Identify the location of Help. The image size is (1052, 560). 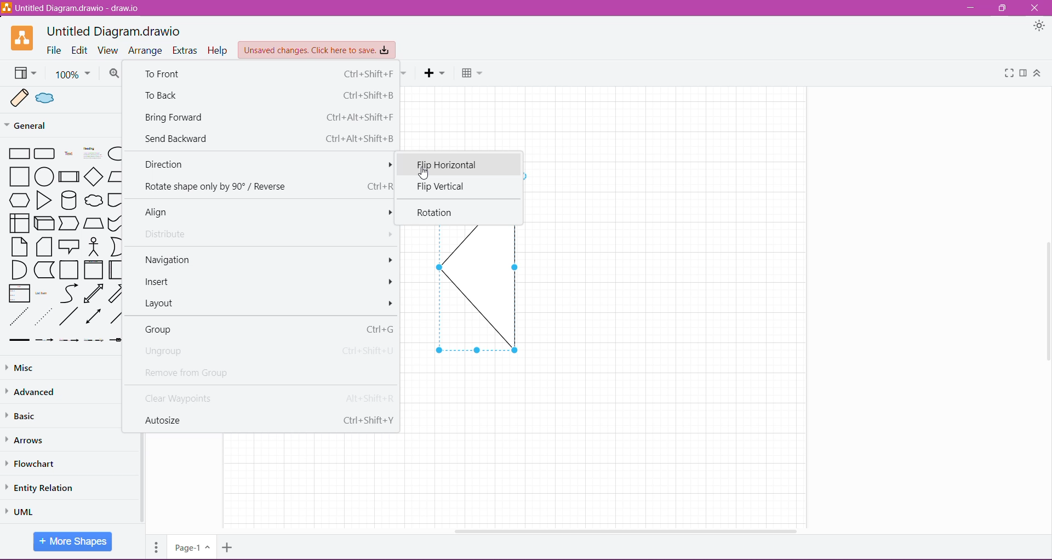
(218, 50).